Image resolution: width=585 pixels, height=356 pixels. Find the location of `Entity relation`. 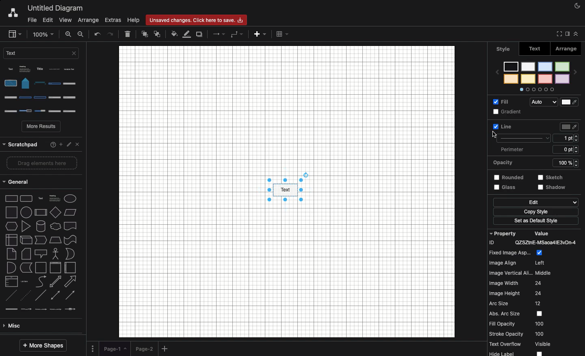

Entity relation is located at coordinates (26, 326).